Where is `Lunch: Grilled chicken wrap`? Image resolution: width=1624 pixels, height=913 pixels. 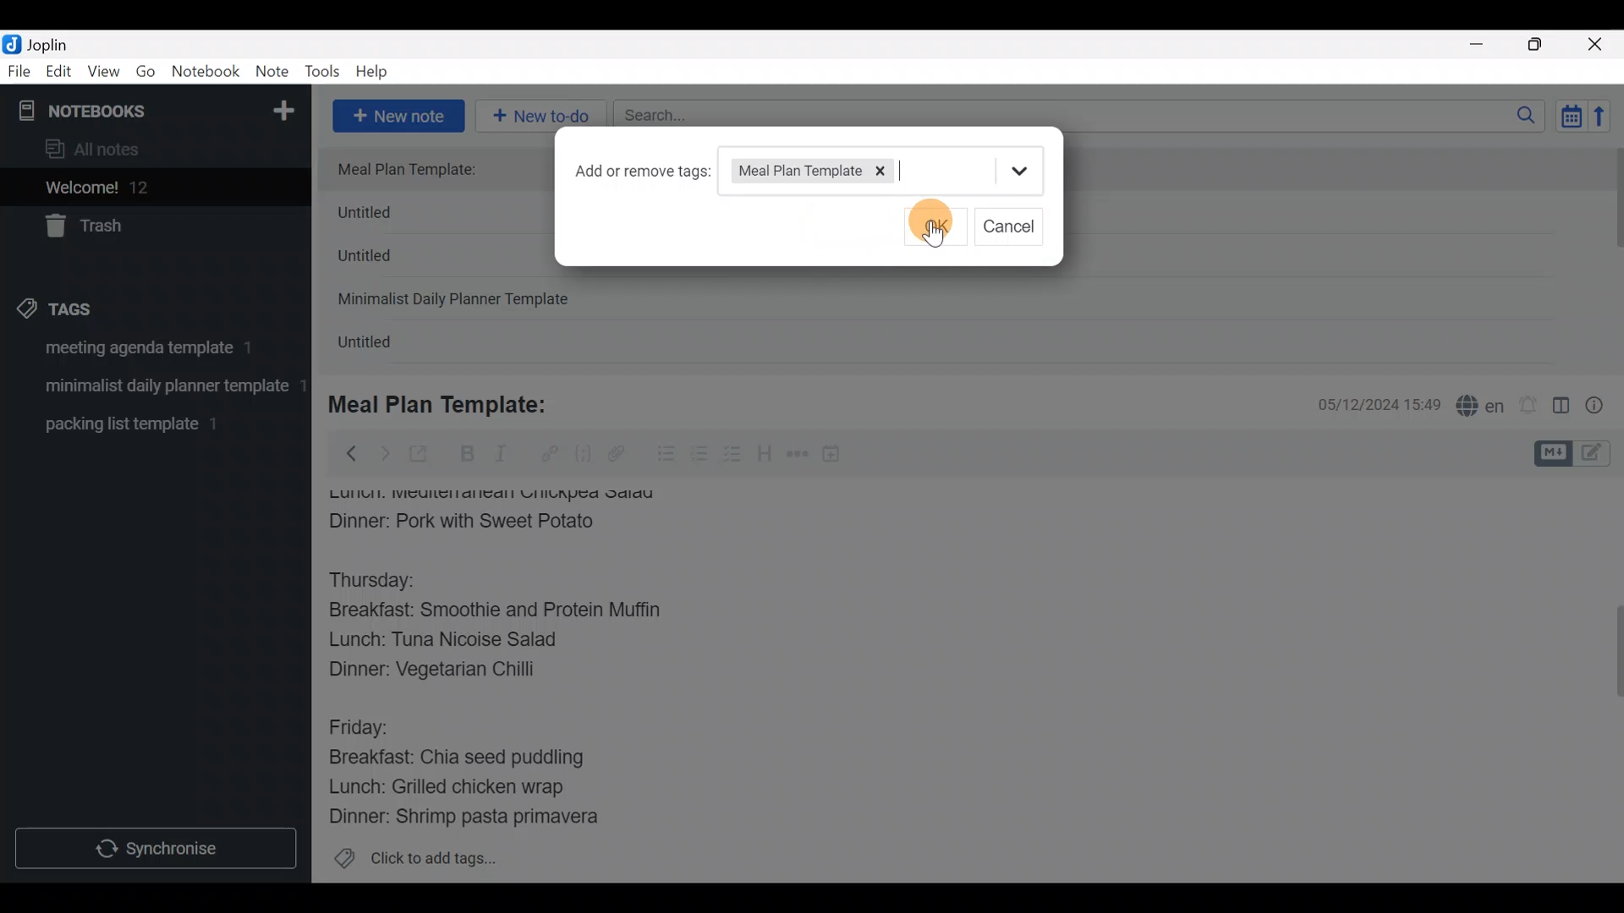
Lunch: Grilled chicken wrap is located at coordinates (445, 786).